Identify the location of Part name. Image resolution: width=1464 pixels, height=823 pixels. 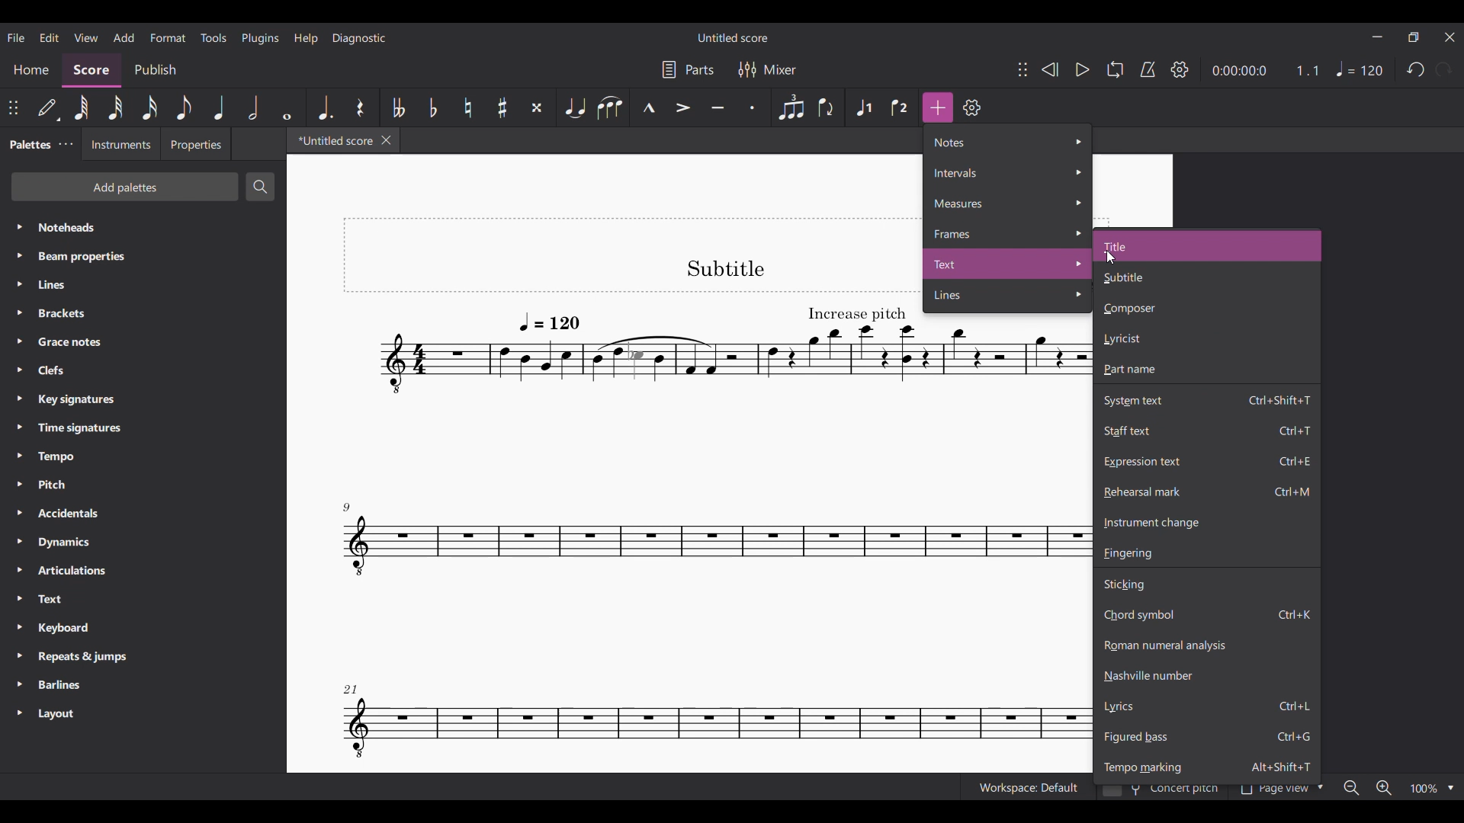
(1207, 370).